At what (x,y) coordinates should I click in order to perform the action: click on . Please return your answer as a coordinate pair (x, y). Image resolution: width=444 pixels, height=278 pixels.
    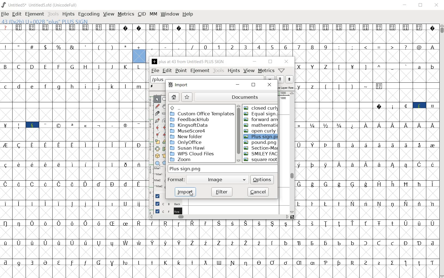
    Looking at the image, I should click on (334, 112).